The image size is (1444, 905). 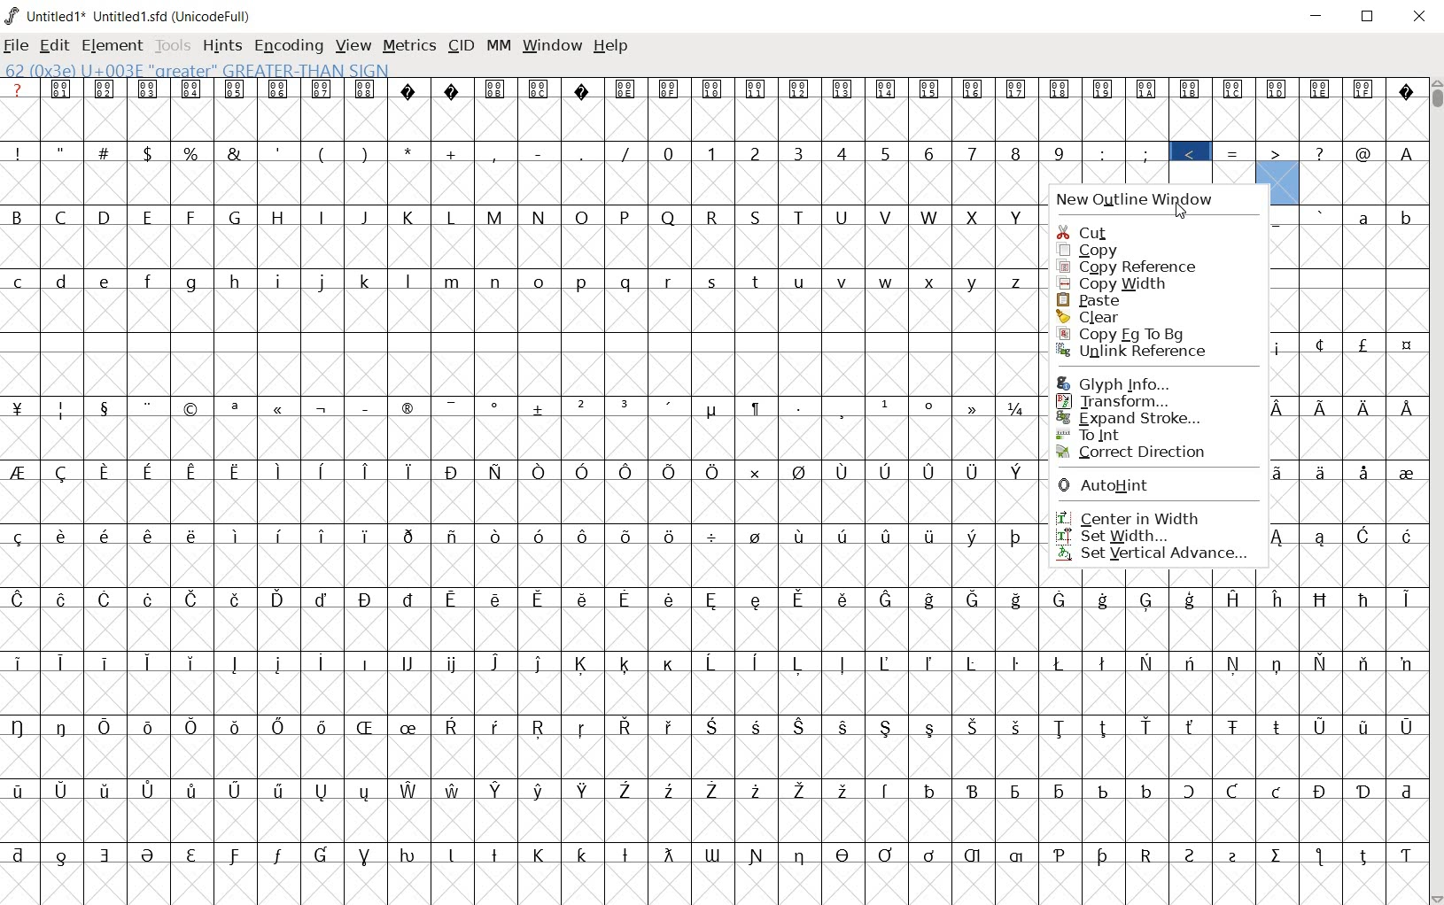 I want to click on file, so click(x=16, y=47).